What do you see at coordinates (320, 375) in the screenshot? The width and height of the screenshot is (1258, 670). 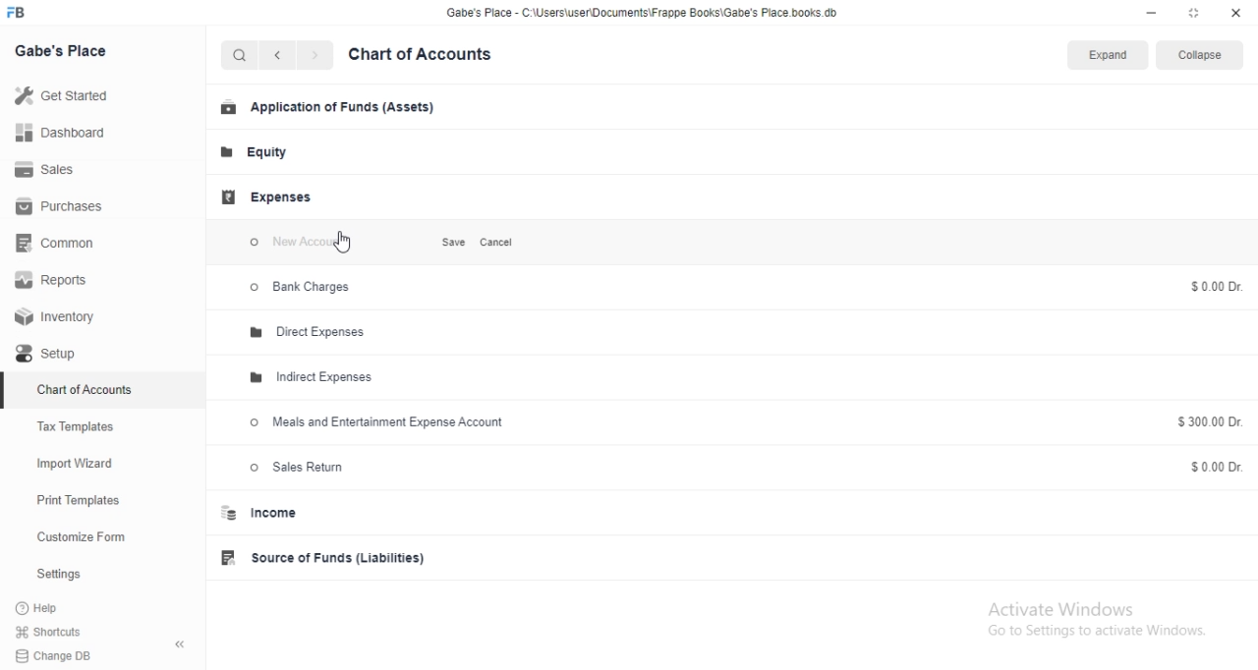 I see `Indirect Expenses` at bounding box center [320, 375].